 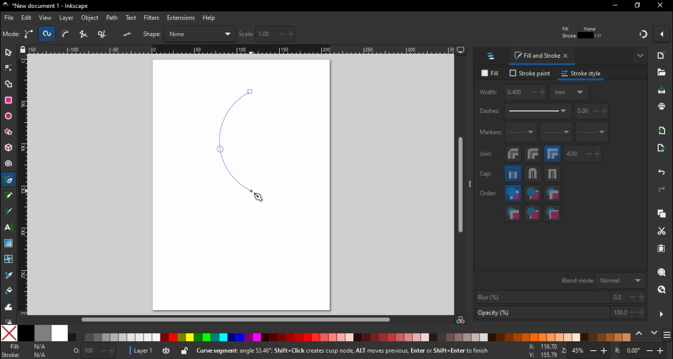 What do you see at coordinates (554, 155) in the screenshot?
I see `miter` at bounding box center [554, 155].